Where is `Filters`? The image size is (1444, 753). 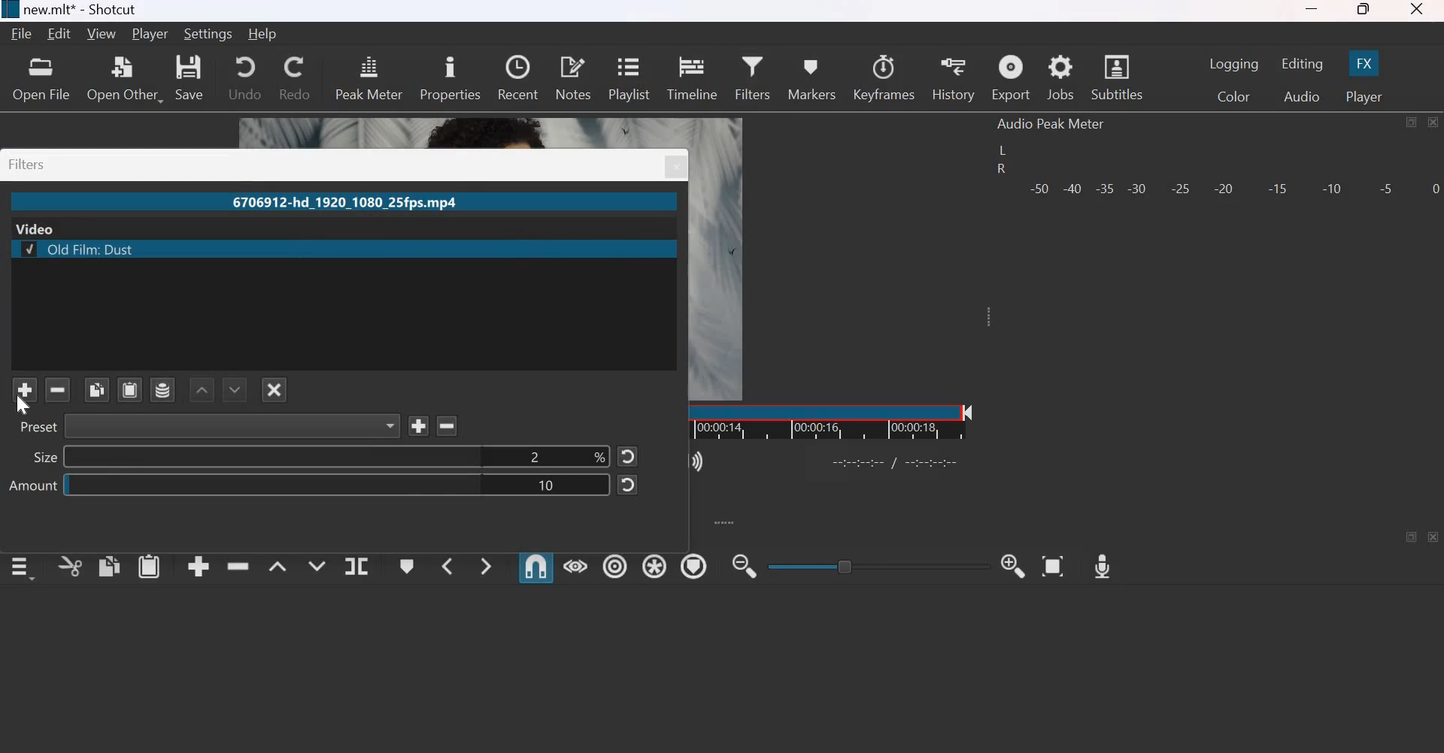 Filters is located at coordinates (755, 77).